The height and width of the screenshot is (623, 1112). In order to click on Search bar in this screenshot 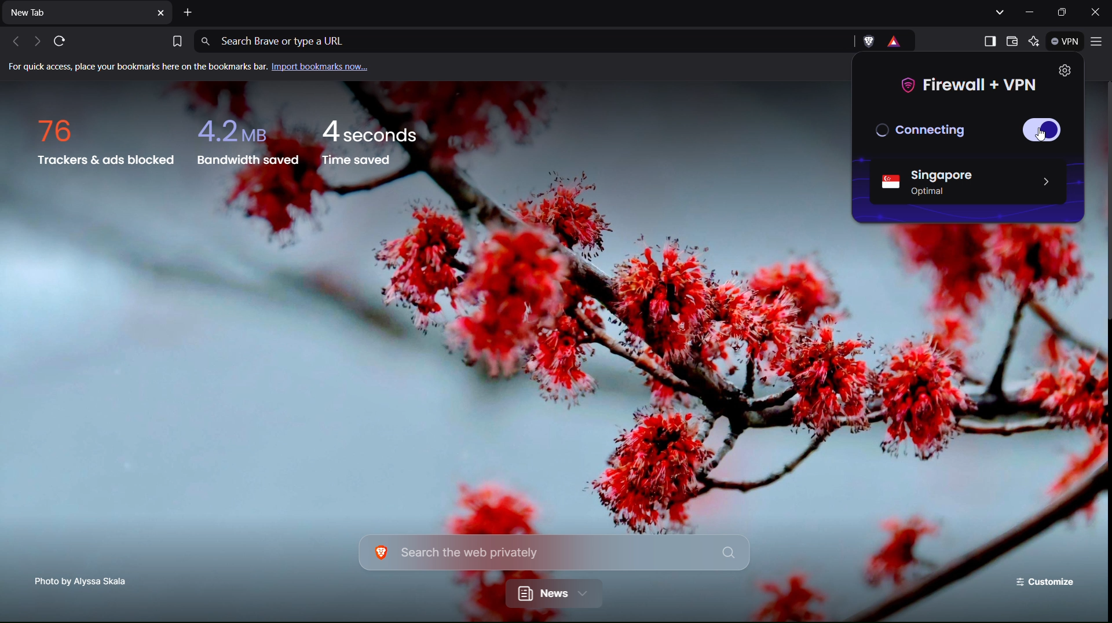, I will do `click(555, 551)`.